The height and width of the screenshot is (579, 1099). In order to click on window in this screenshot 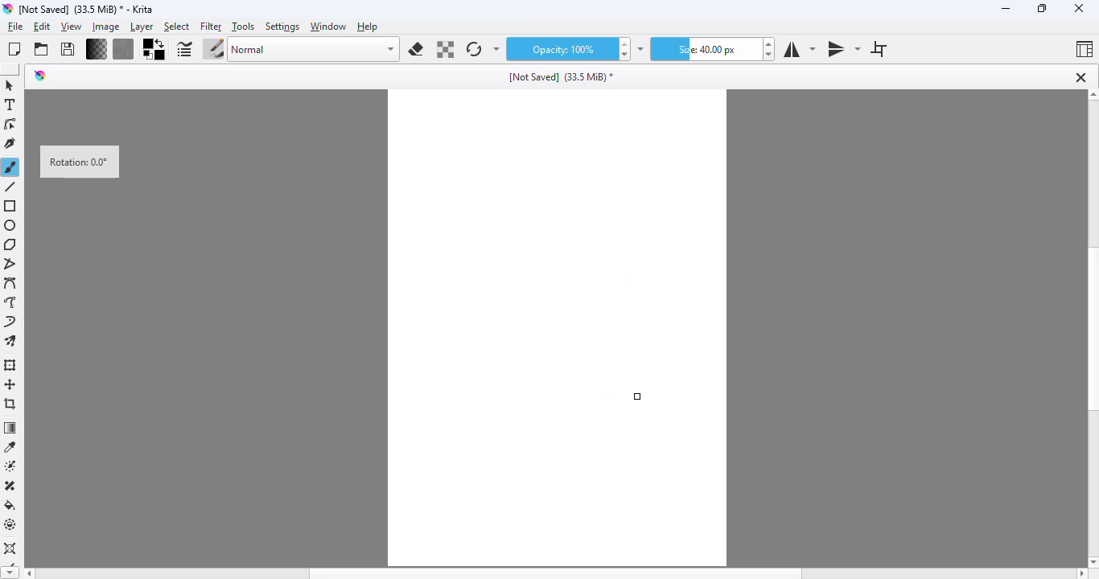, I will do `click(329, 27)`.